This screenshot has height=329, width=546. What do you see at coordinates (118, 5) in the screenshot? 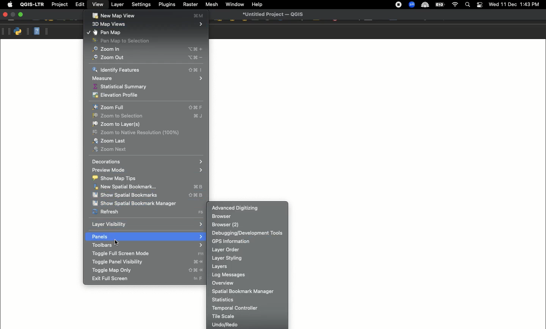
I see `Layer` at bounding box center [118, 5].